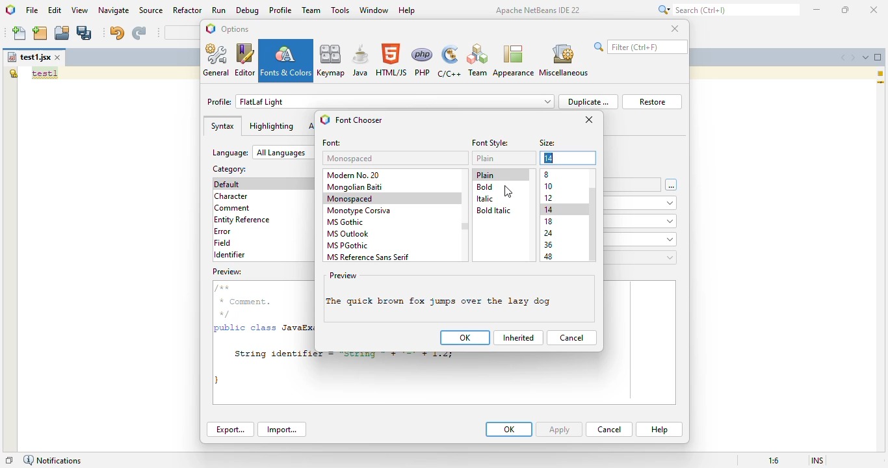  Describe the element at coordinates (359, 120) in the screenshot. I see `font chooser` at that location.